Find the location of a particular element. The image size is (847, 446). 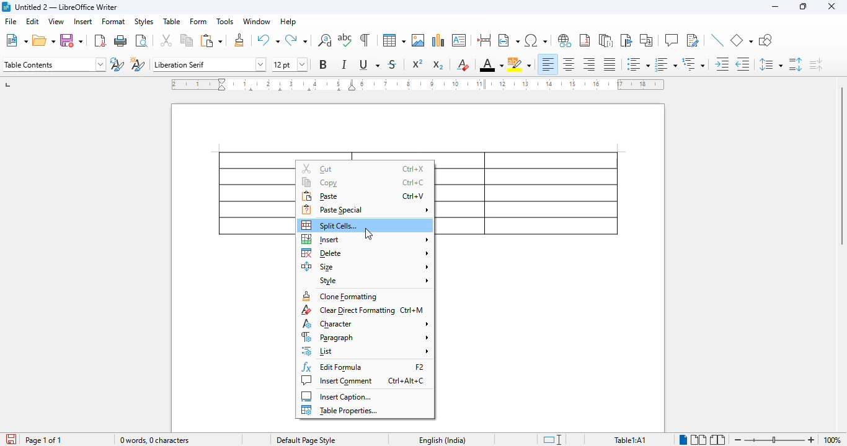

form is located at coordinates (198, 21).